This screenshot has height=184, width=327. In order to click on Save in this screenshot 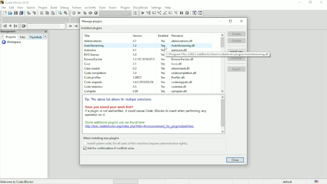, I will do `click(15, 13)`.